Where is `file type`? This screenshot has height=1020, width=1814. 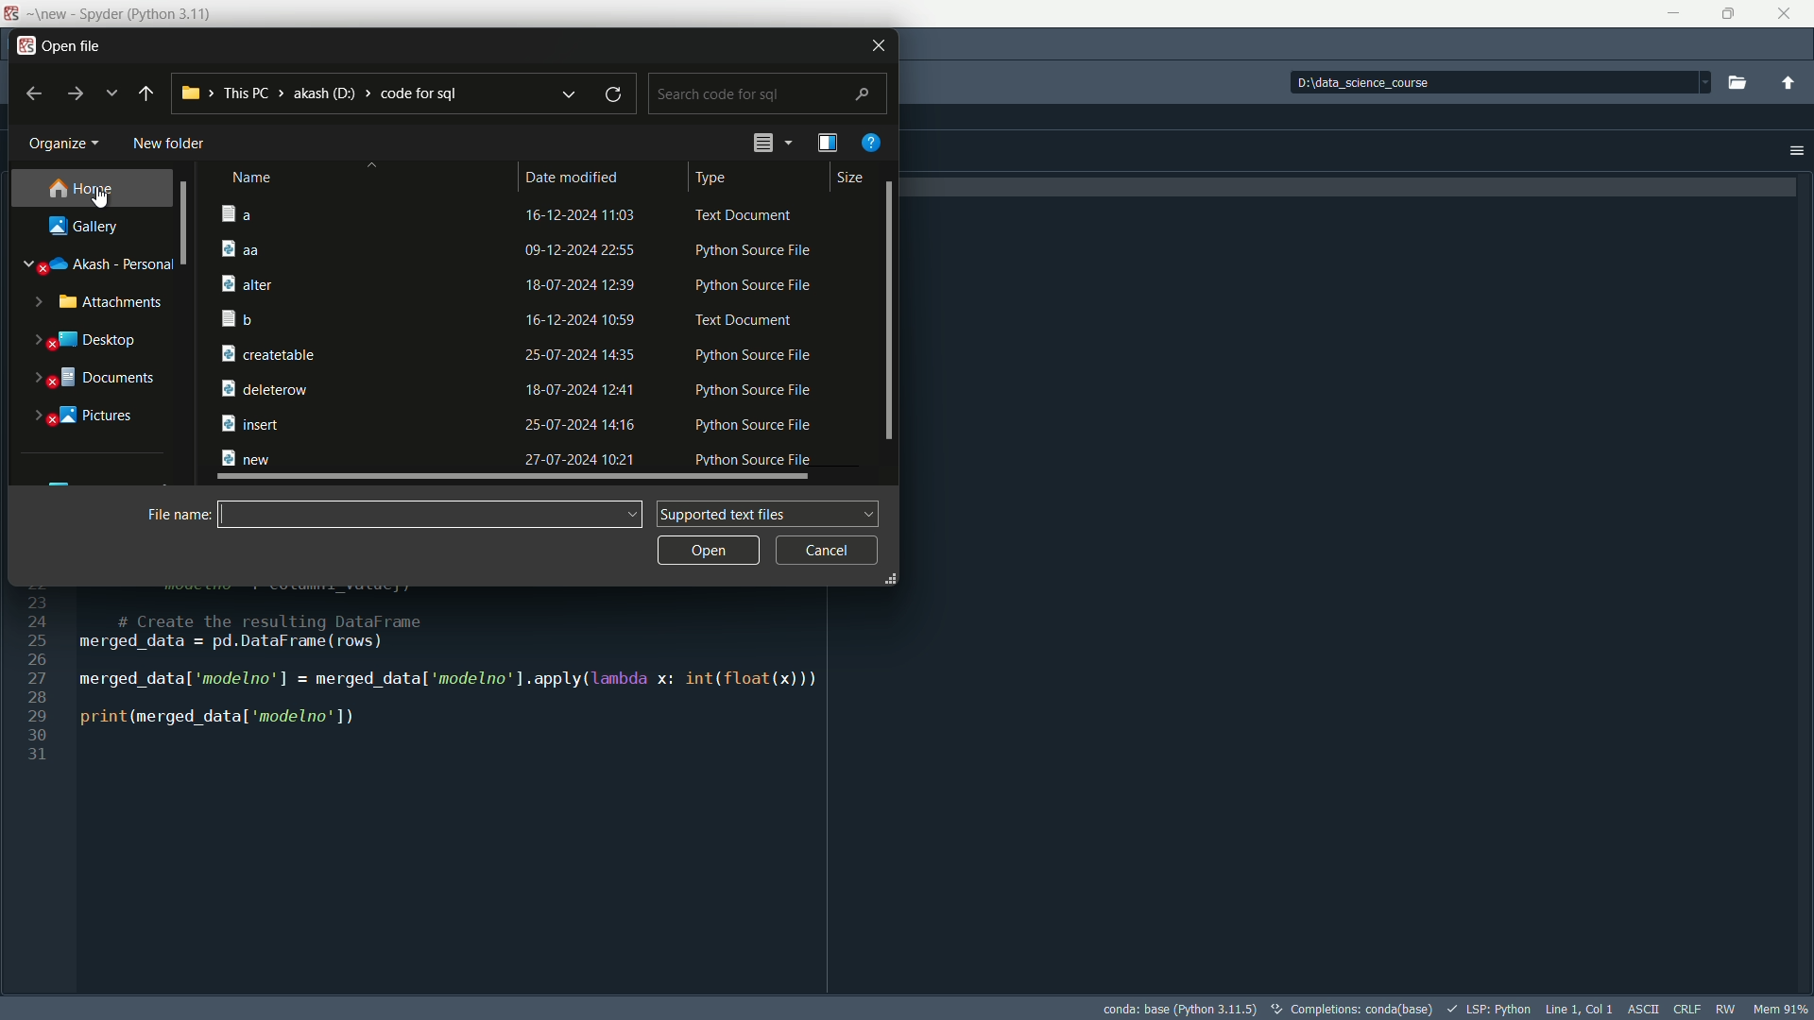
file type is located at coordinates (754, 357).